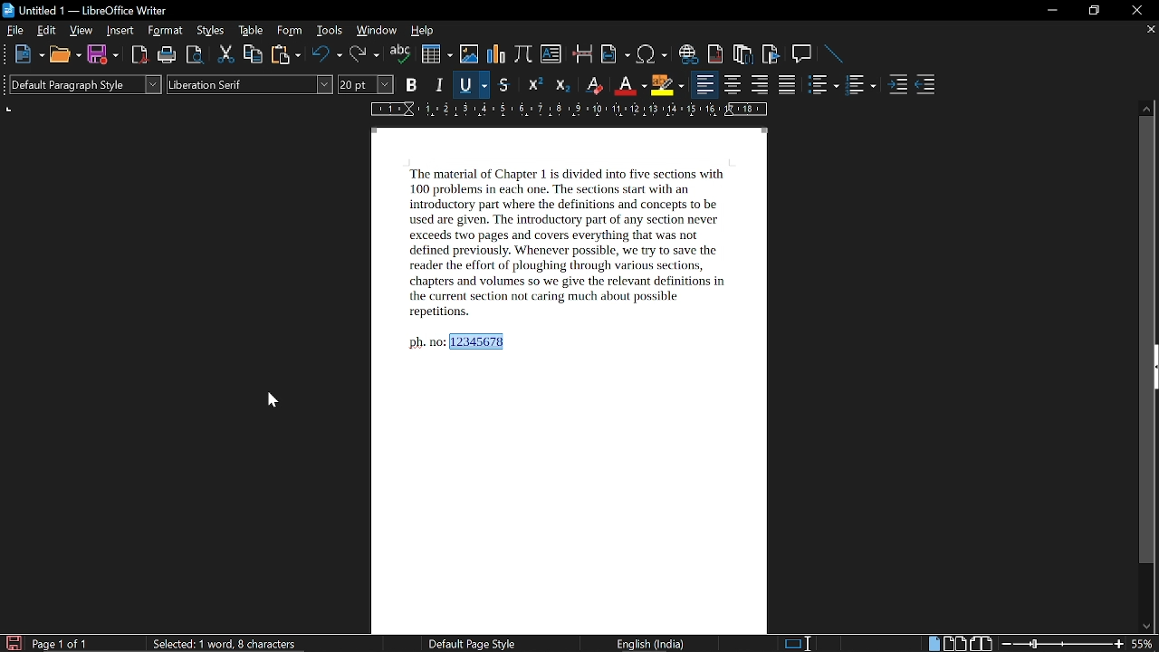  What do you see at coordinates (473, 644) in the screenshot?
I see `Default page style` at bounding box center [473, 644].